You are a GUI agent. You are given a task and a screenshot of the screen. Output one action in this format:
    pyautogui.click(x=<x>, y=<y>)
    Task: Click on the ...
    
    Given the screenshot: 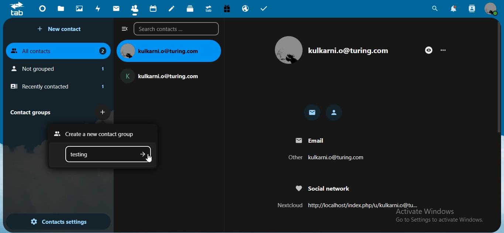 What is the action you would take?
    pyautogui.click(x=445, y=51)
    